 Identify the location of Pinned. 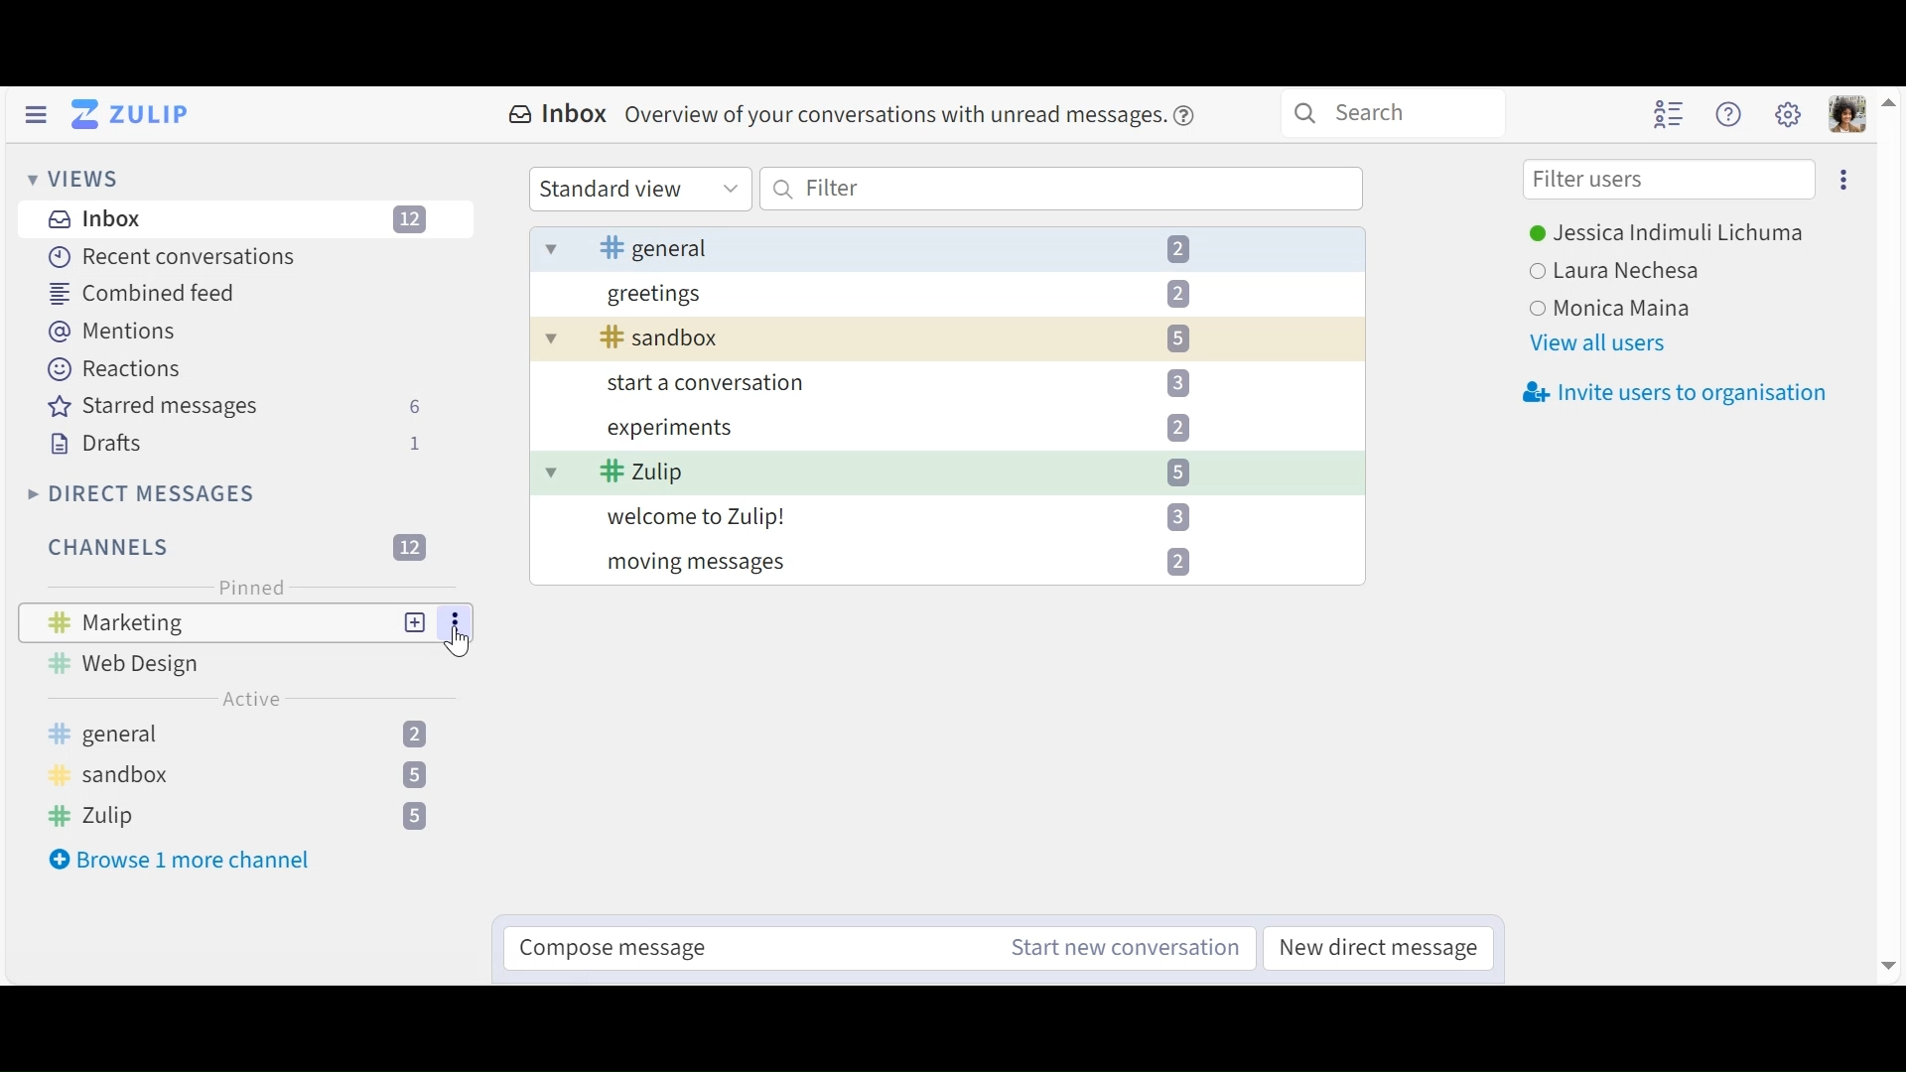
(247, 589).